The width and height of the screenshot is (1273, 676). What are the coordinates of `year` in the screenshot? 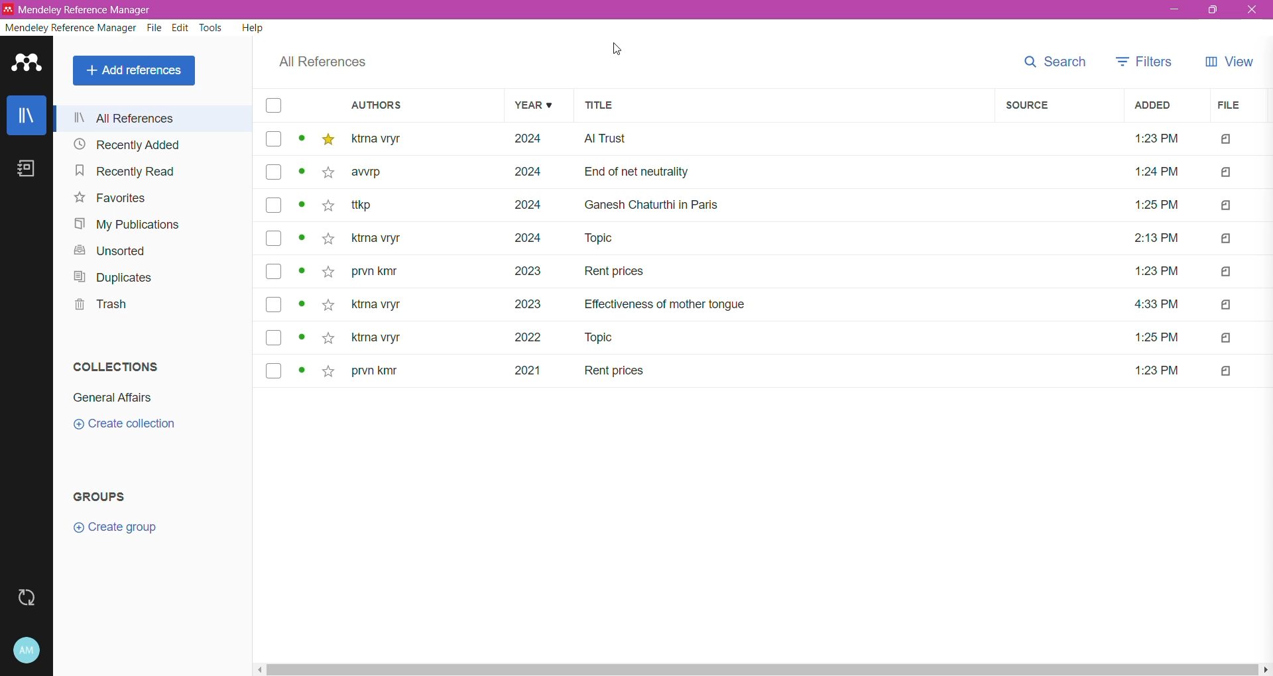 It's located at (532, 105).